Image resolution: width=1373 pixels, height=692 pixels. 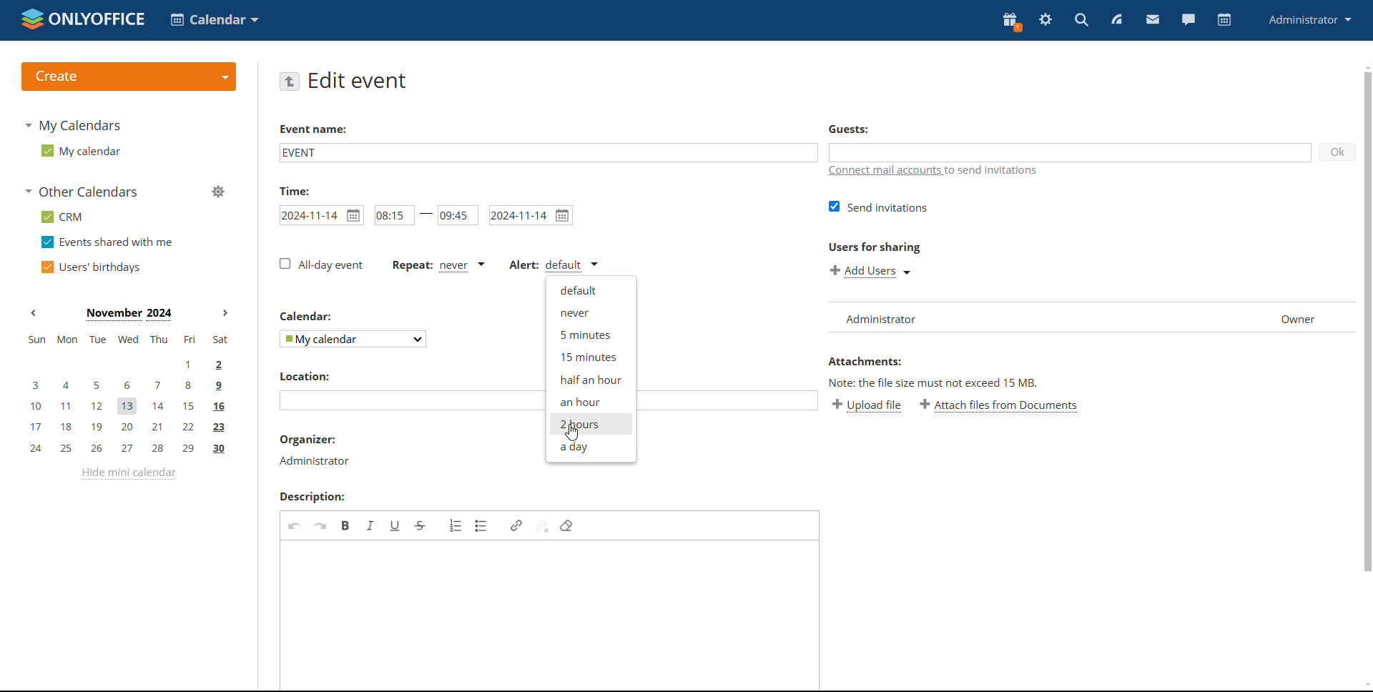 I want to click on undo, so click(x=294, y=524).